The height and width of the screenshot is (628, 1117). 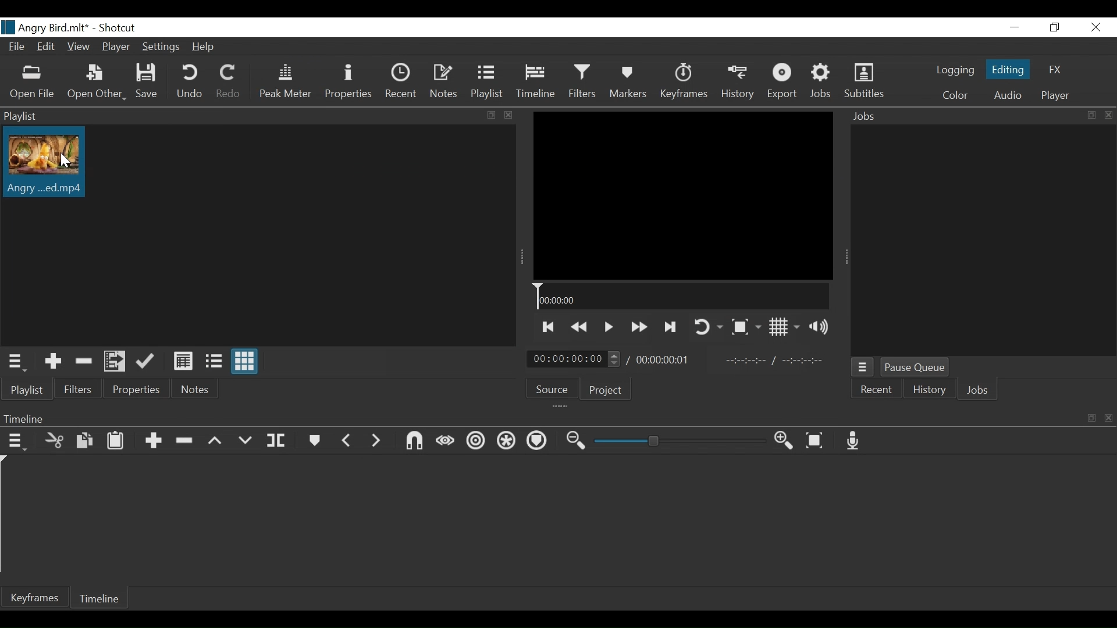 I want to click on Toggle display grid on the player, so click(x=784, y=327).